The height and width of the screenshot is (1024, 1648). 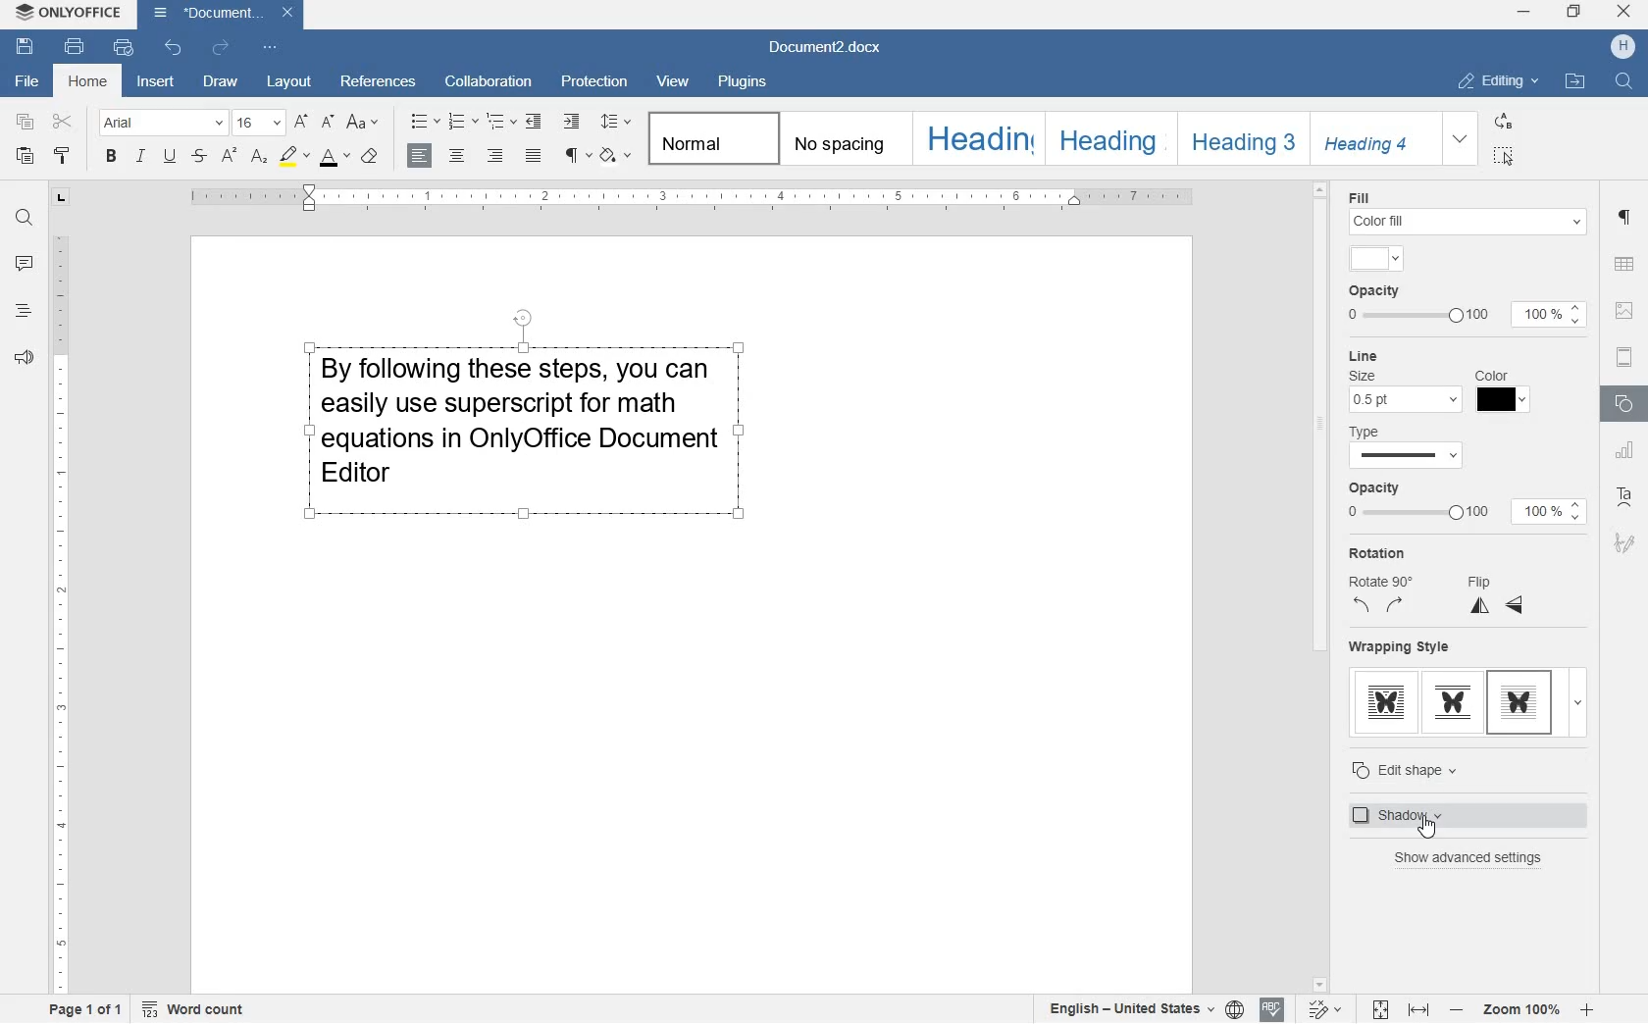 What do you see at coordinates (1574, 13) in the screenshot?
I see `restore` at bounding box center [1574, 13].